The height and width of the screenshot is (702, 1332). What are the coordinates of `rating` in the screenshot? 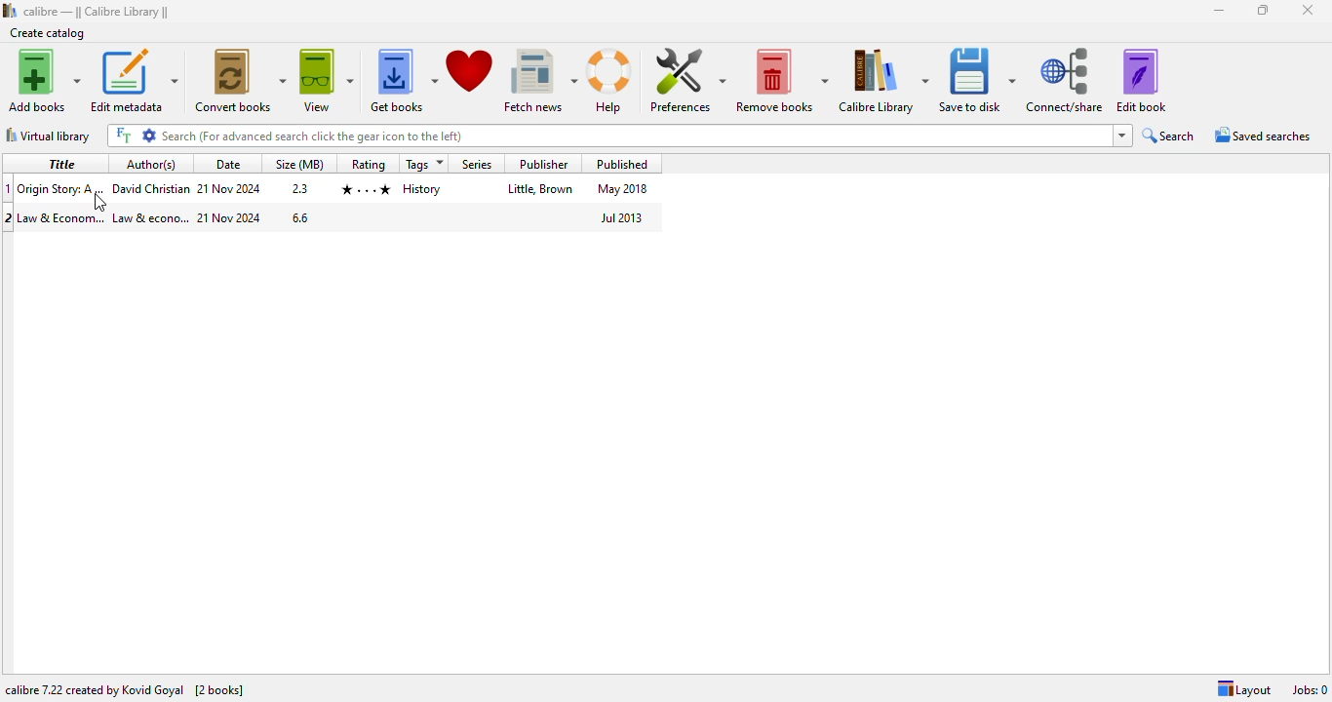 It's located at (368, 163).